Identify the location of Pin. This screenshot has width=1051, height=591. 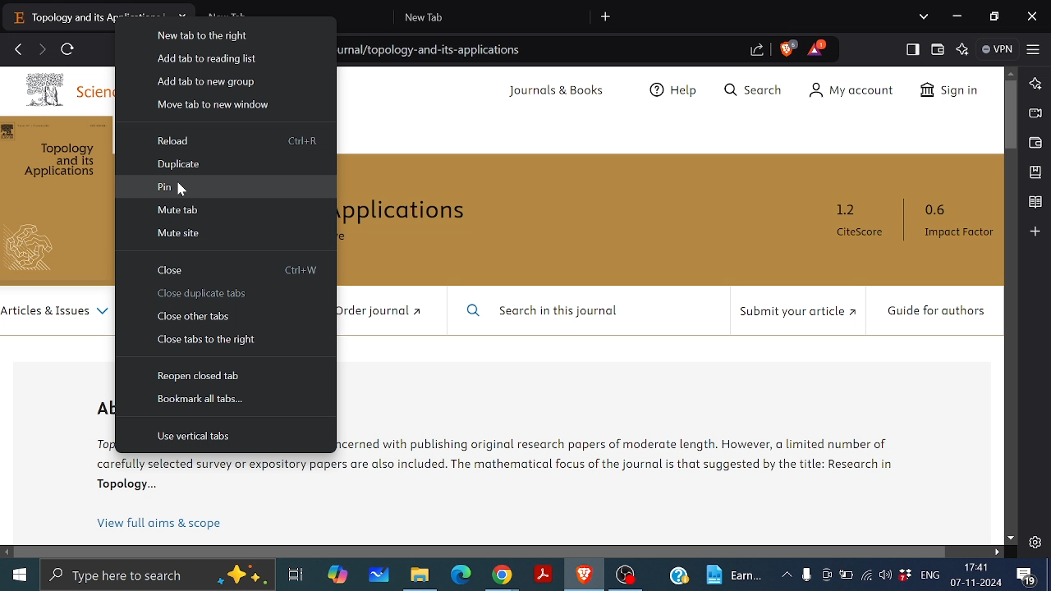
(172, 188).